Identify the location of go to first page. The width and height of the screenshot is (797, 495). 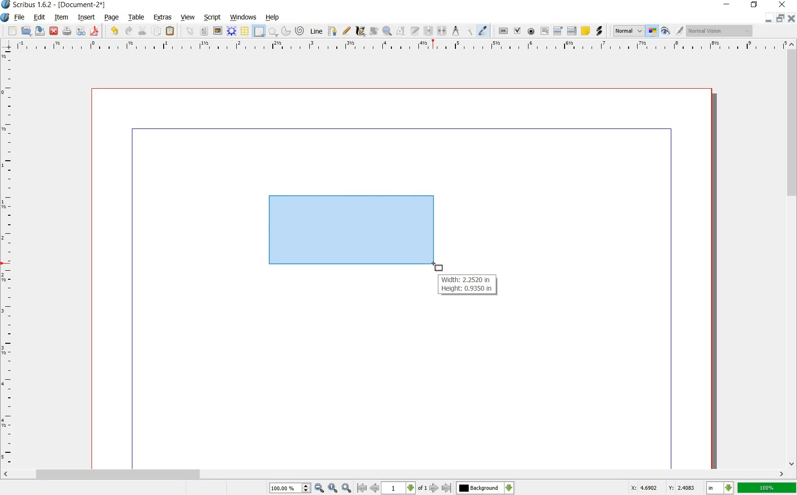
(361, 488).